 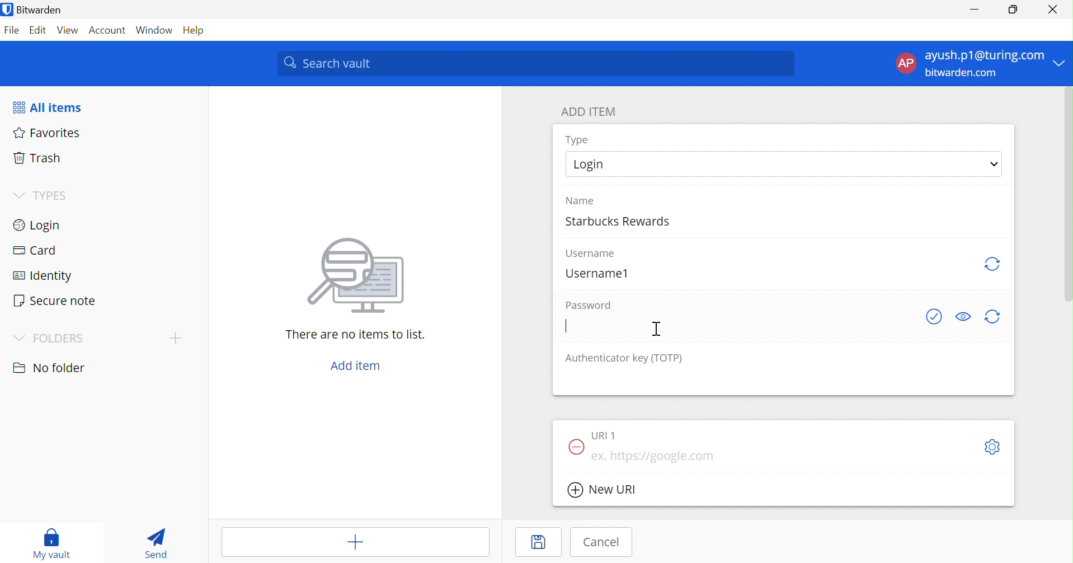 What do you see at coordinates (936, 317) in the screenshot?
I see `Check if password has been exposed` at bounding box center [936, 317].